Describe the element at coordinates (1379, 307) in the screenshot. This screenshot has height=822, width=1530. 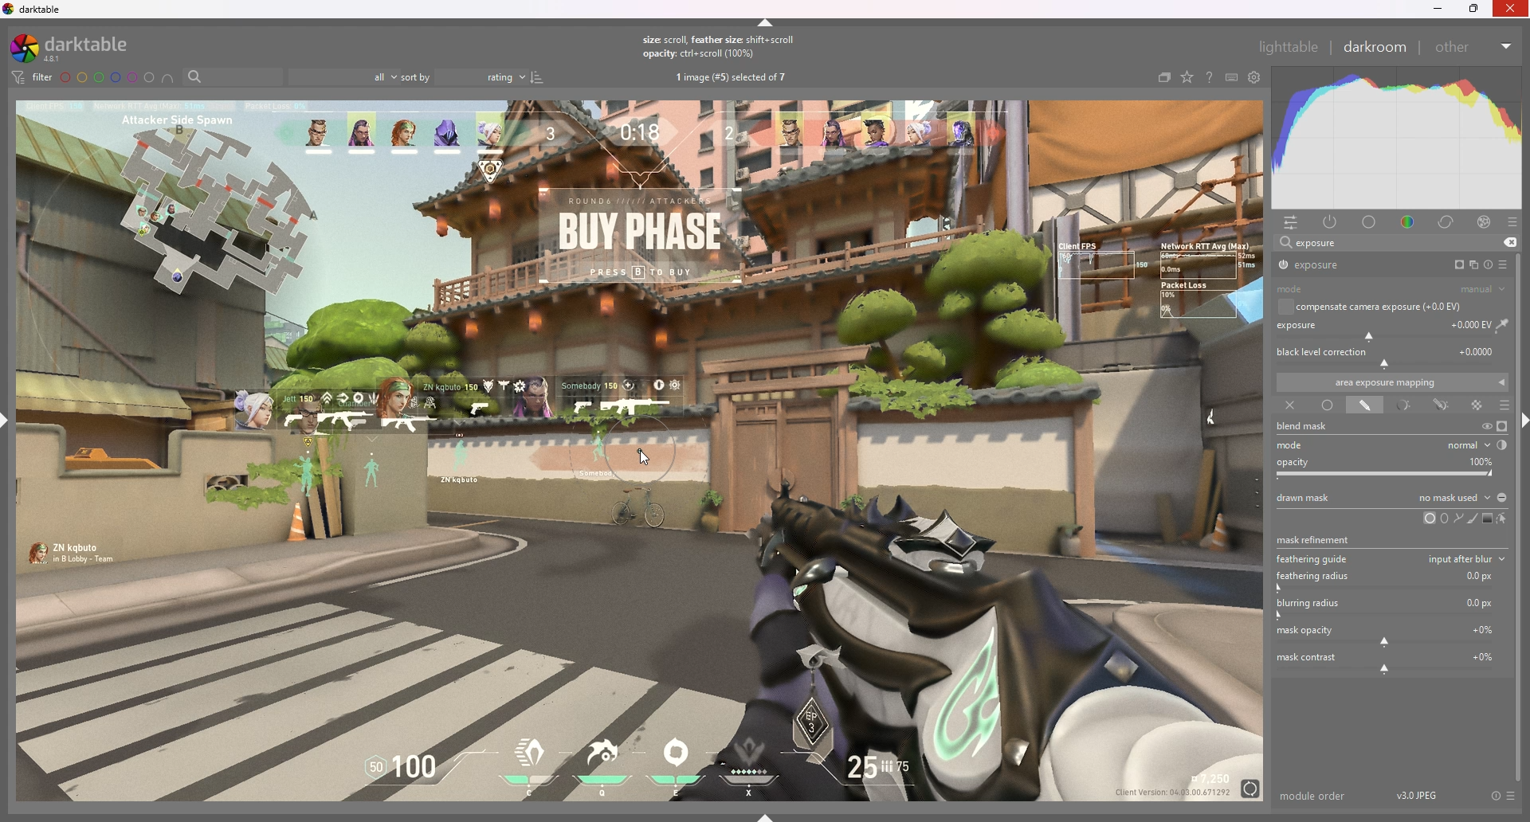
I see `compensate camera exposure` at that location.